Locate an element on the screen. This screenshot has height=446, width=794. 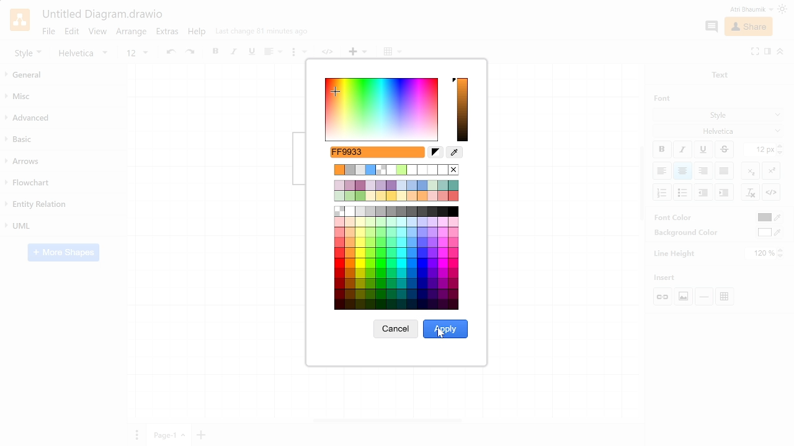
Drag.io logo is located at coordinates (19, 20).